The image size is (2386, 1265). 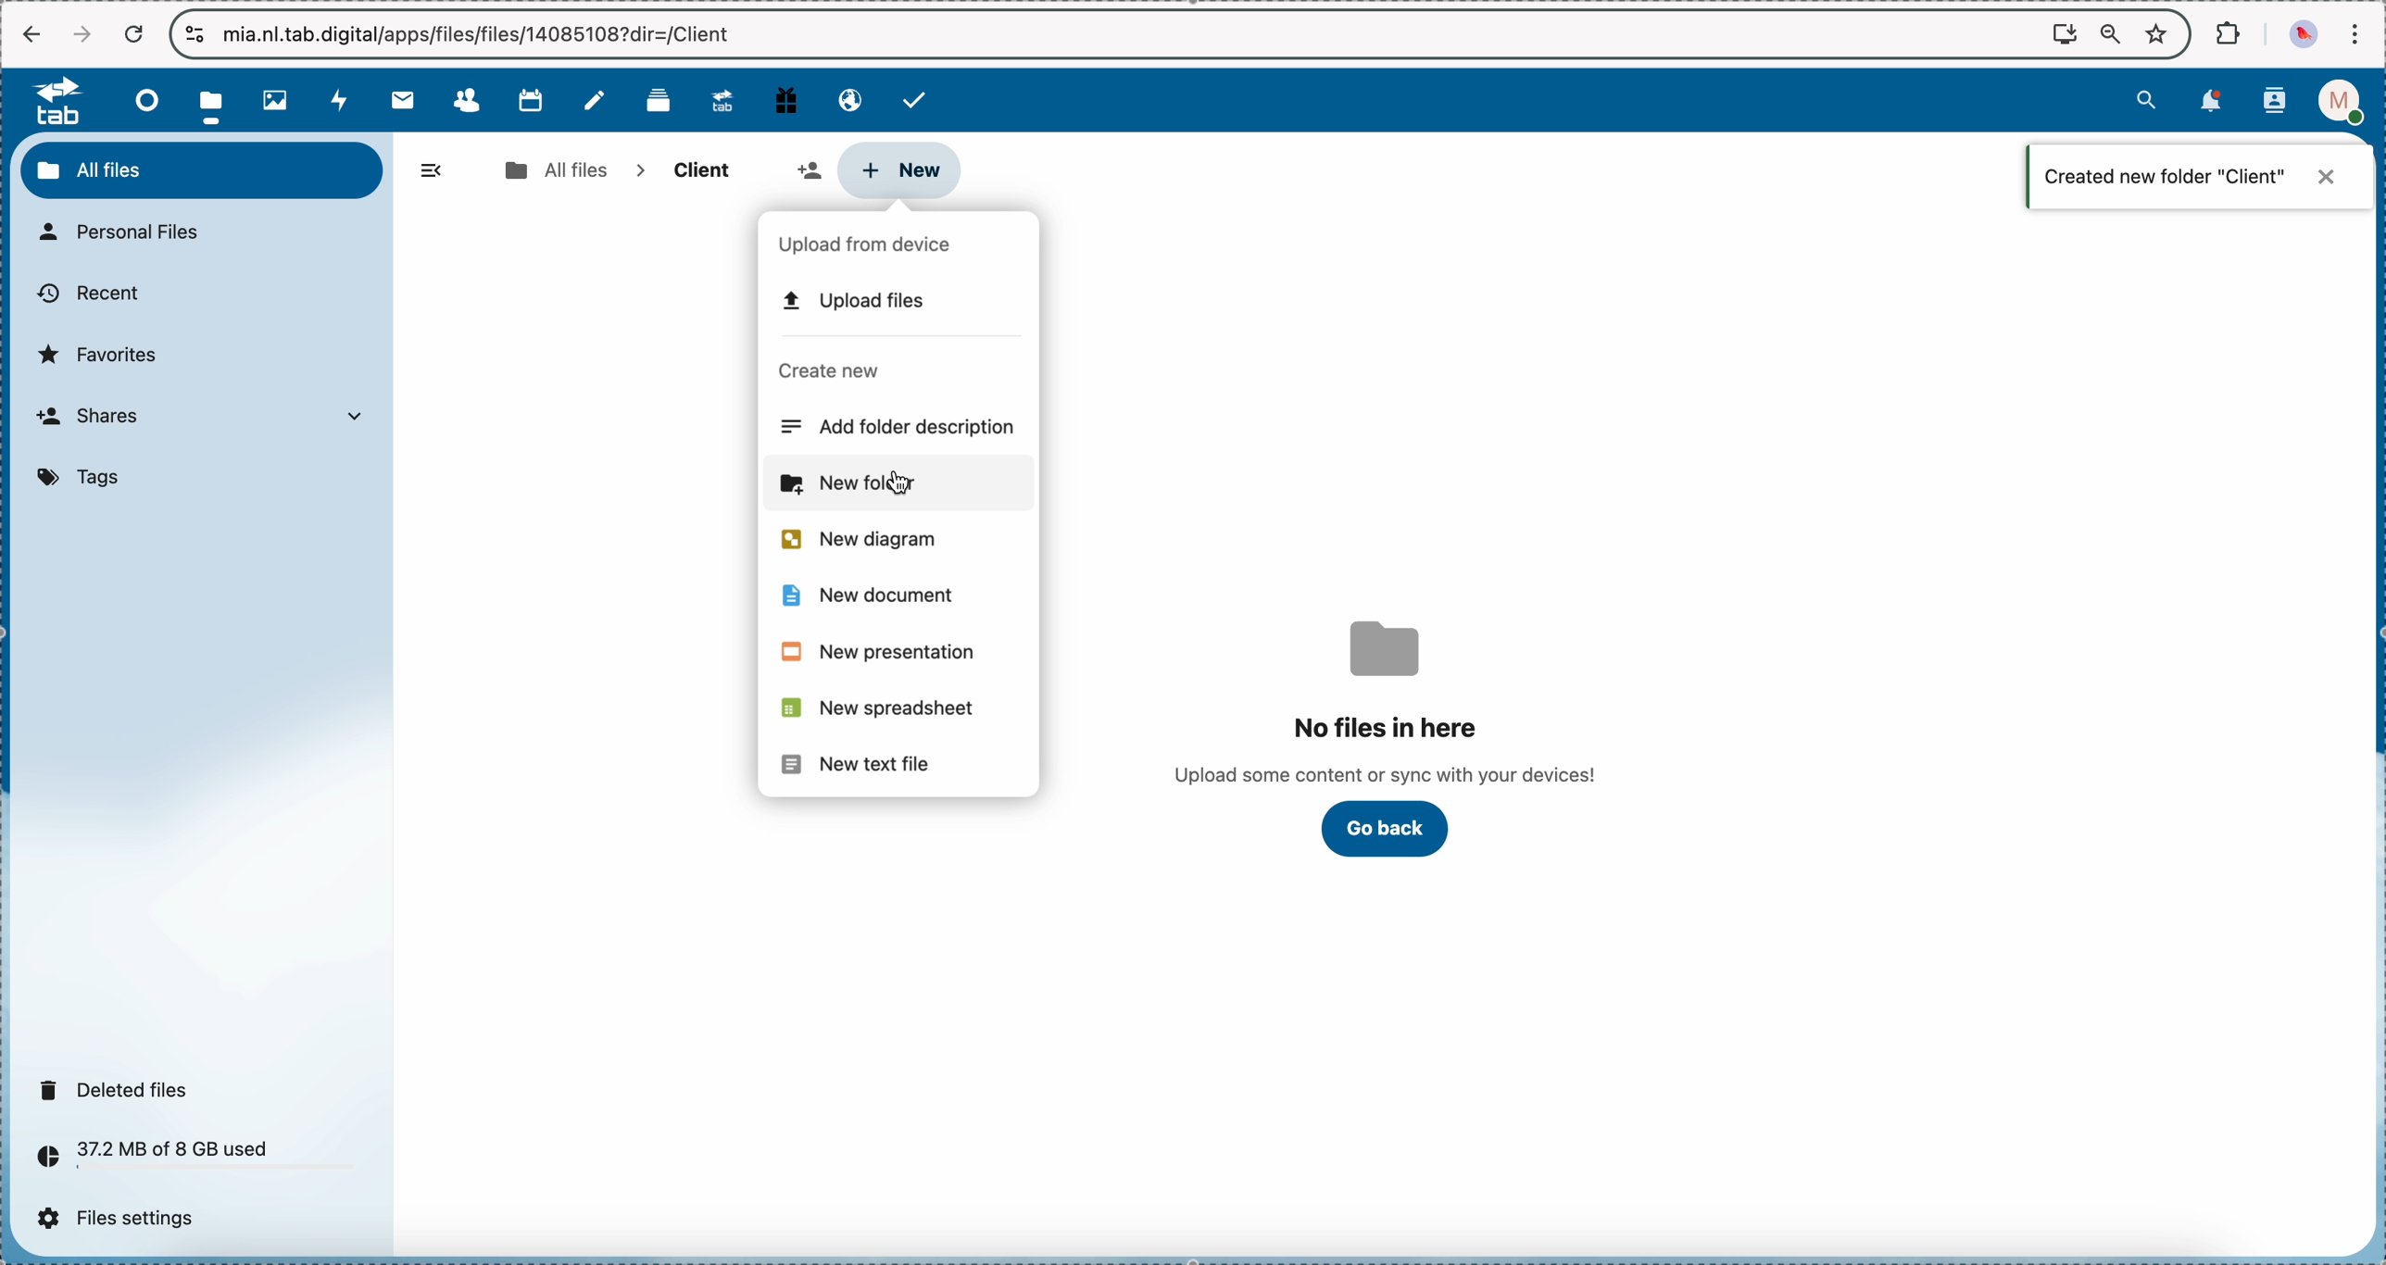 I want to click on screen, so click(x=2065, y=32).